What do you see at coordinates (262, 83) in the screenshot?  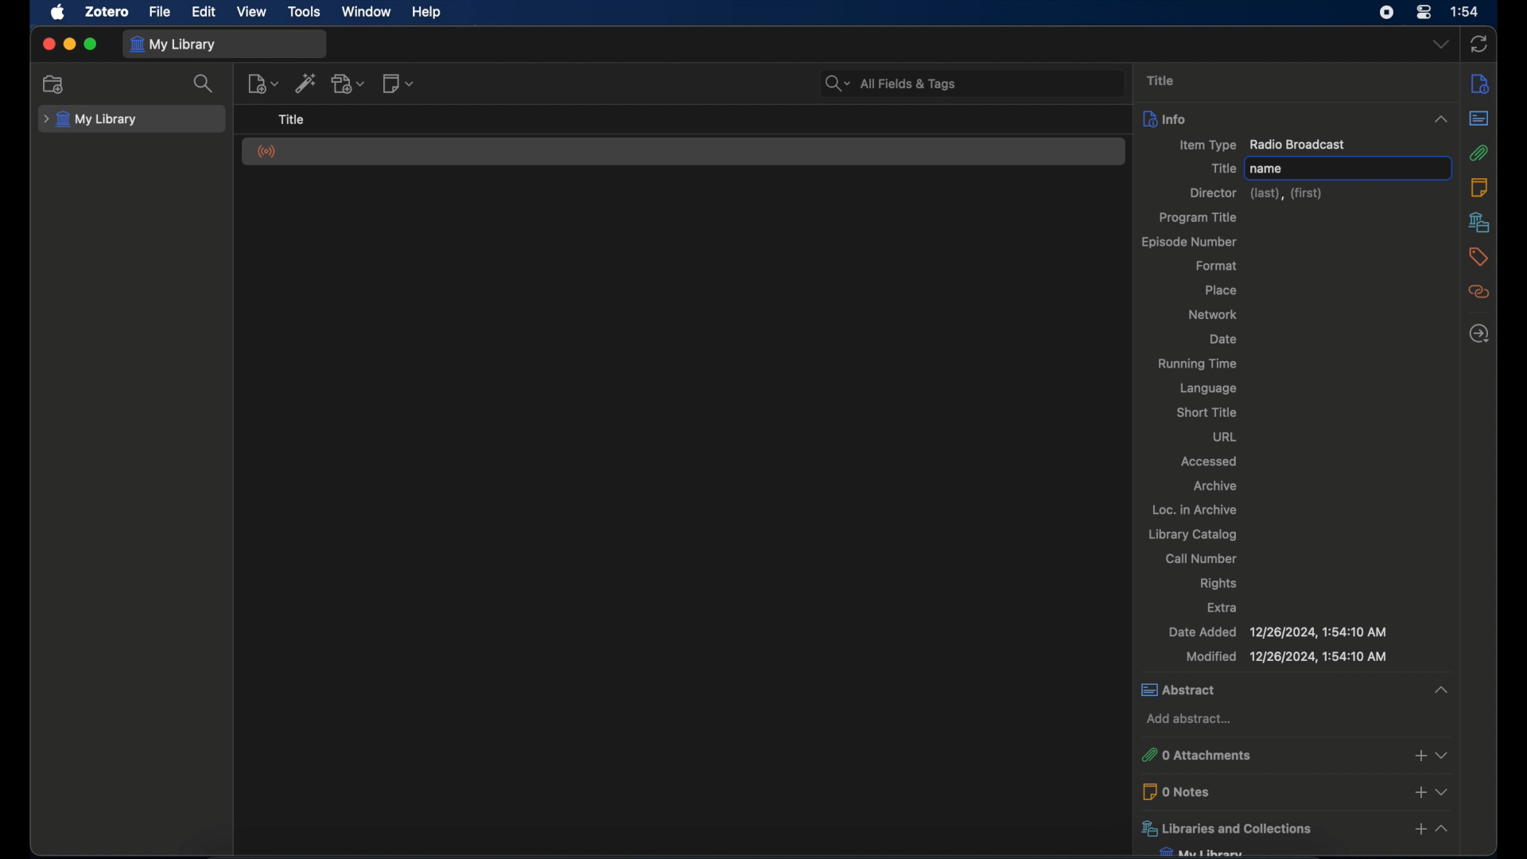 I see `new item` at bounding box center [262, 83].